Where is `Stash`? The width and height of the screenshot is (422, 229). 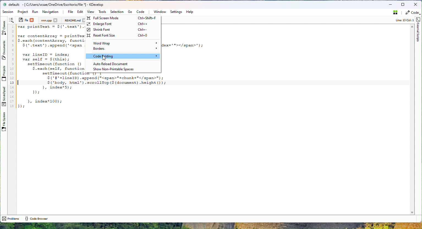 Stash is located at coordinates (394, 13).